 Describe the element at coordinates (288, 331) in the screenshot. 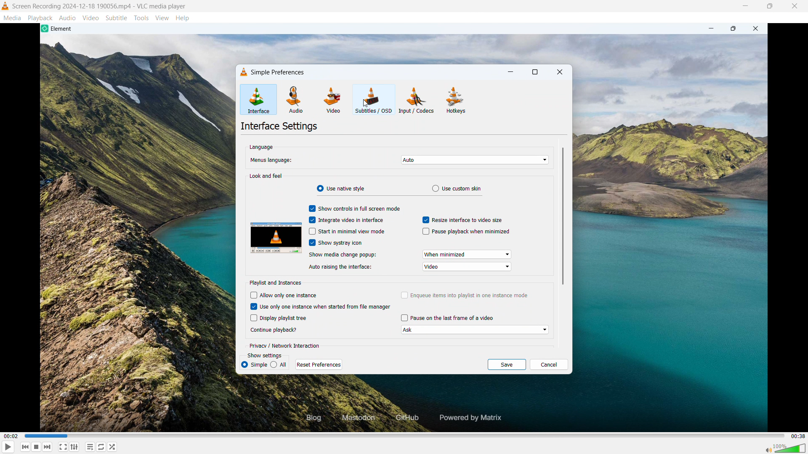

I see `continue playback` at that location.